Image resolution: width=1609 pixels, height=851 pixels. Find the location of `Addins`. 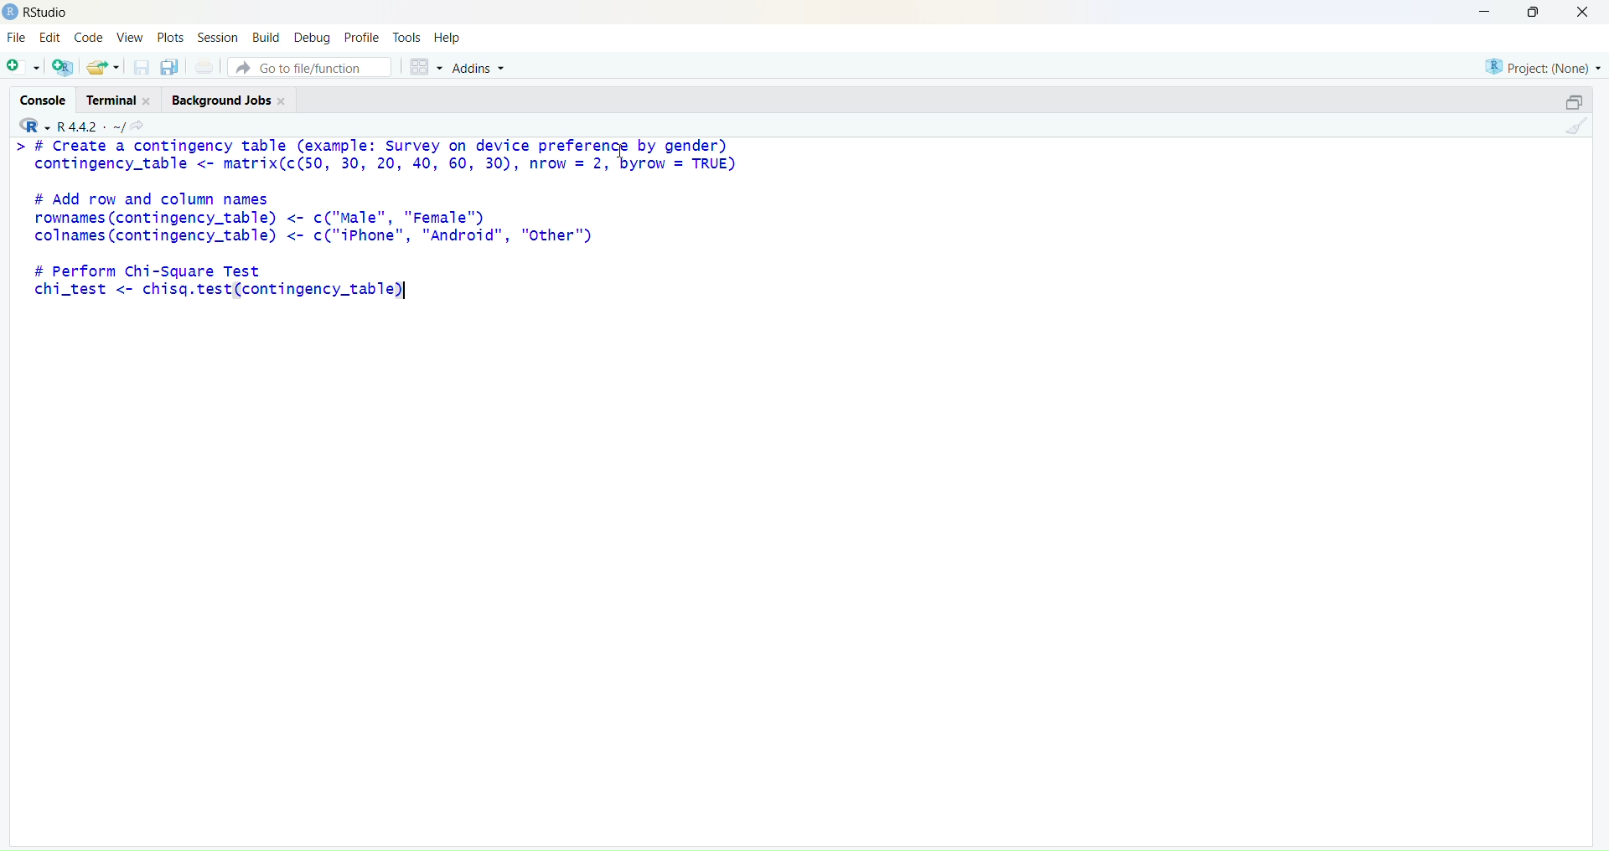

Addins is located at coordinates (479, 69).